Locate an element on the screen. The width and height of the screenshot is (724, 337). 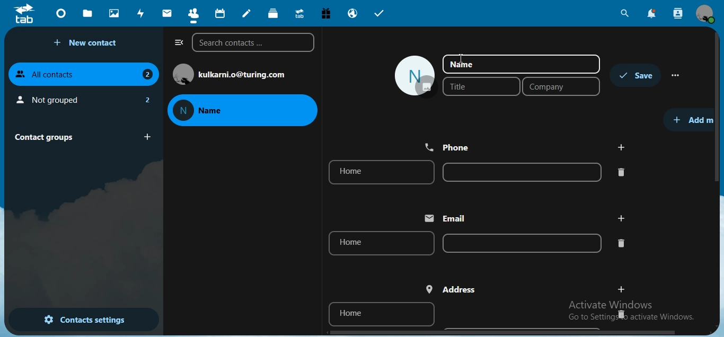
calendar is located at coordinates (219, 12).